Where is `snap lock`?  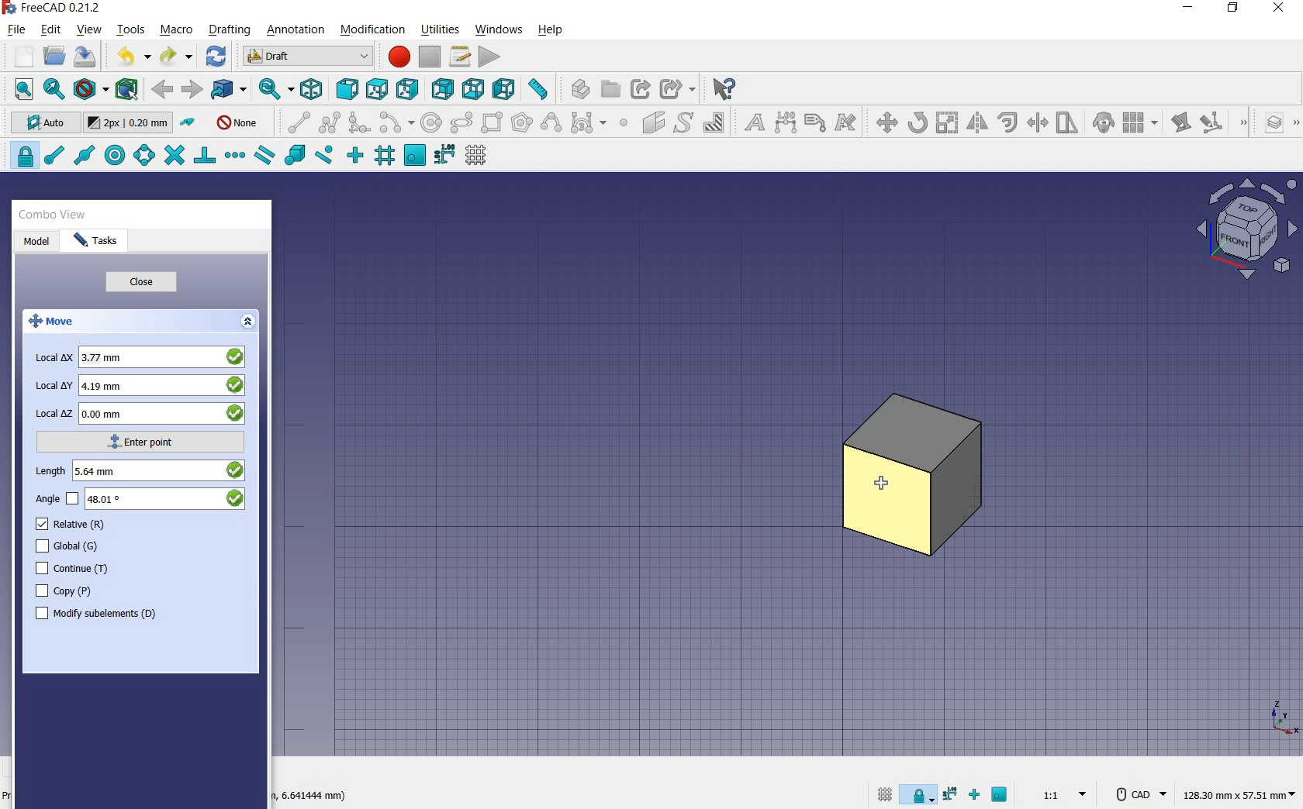
snap lock is located at coordinates (917, 797).